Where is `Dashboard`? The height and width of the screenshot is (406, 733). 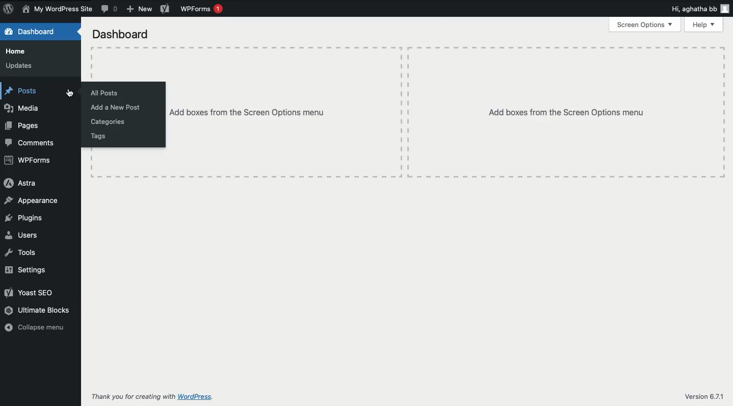
Dashboard is located at coordinates (35, 32).